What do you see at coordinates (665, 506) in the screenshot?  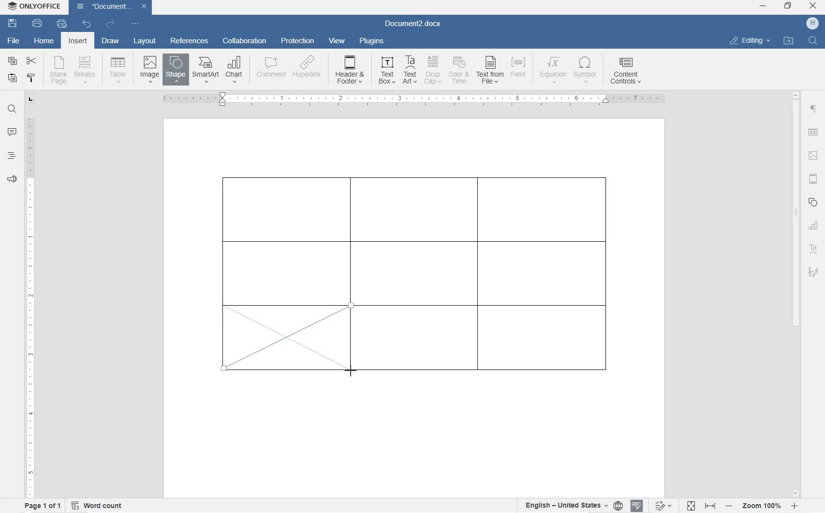 I see `track changes` at bounding box center [665, 506].